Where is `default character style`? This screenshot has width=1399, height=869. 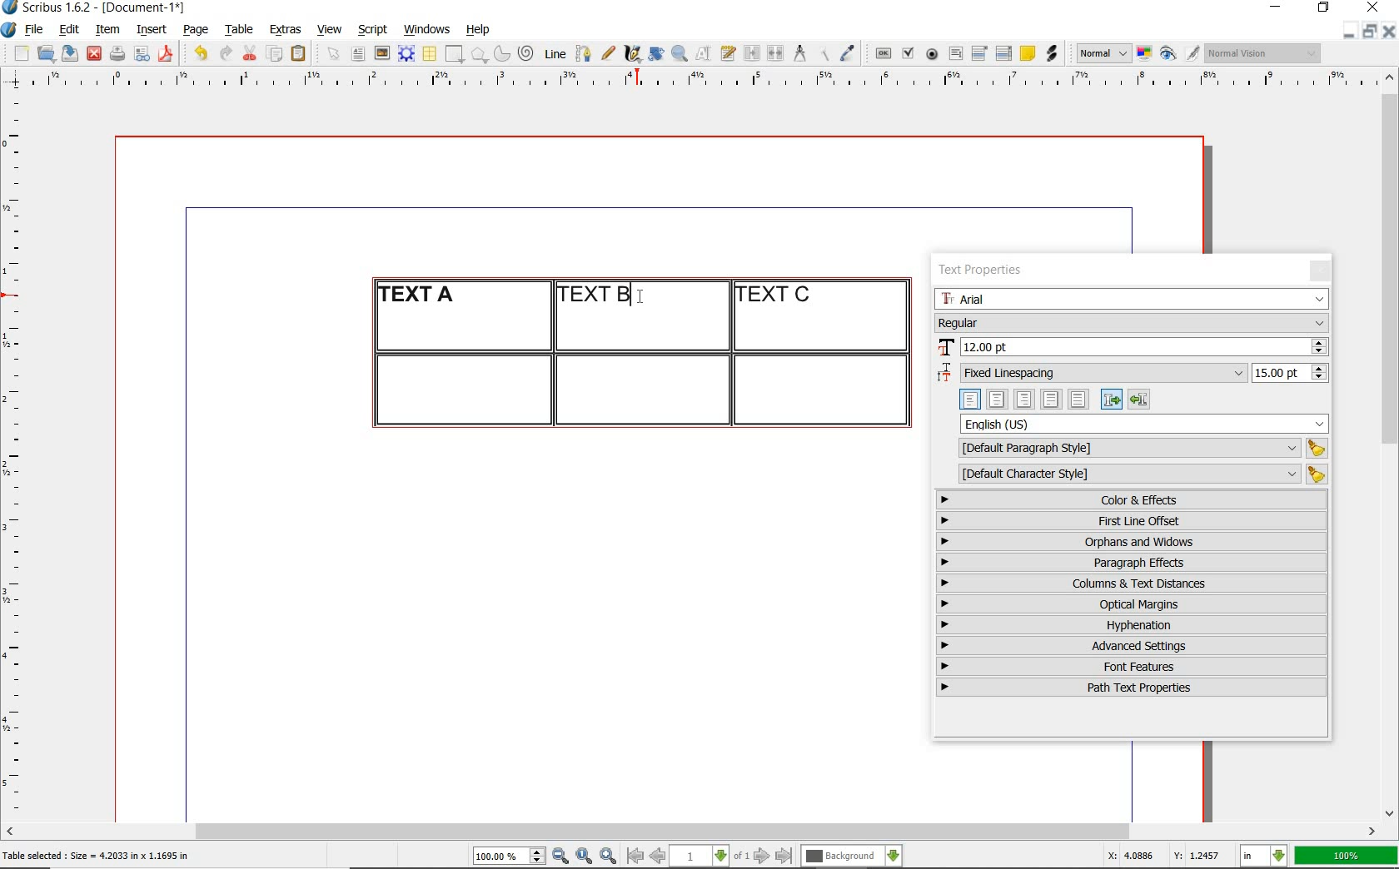 default character style is located at coordinates (1138, 474).